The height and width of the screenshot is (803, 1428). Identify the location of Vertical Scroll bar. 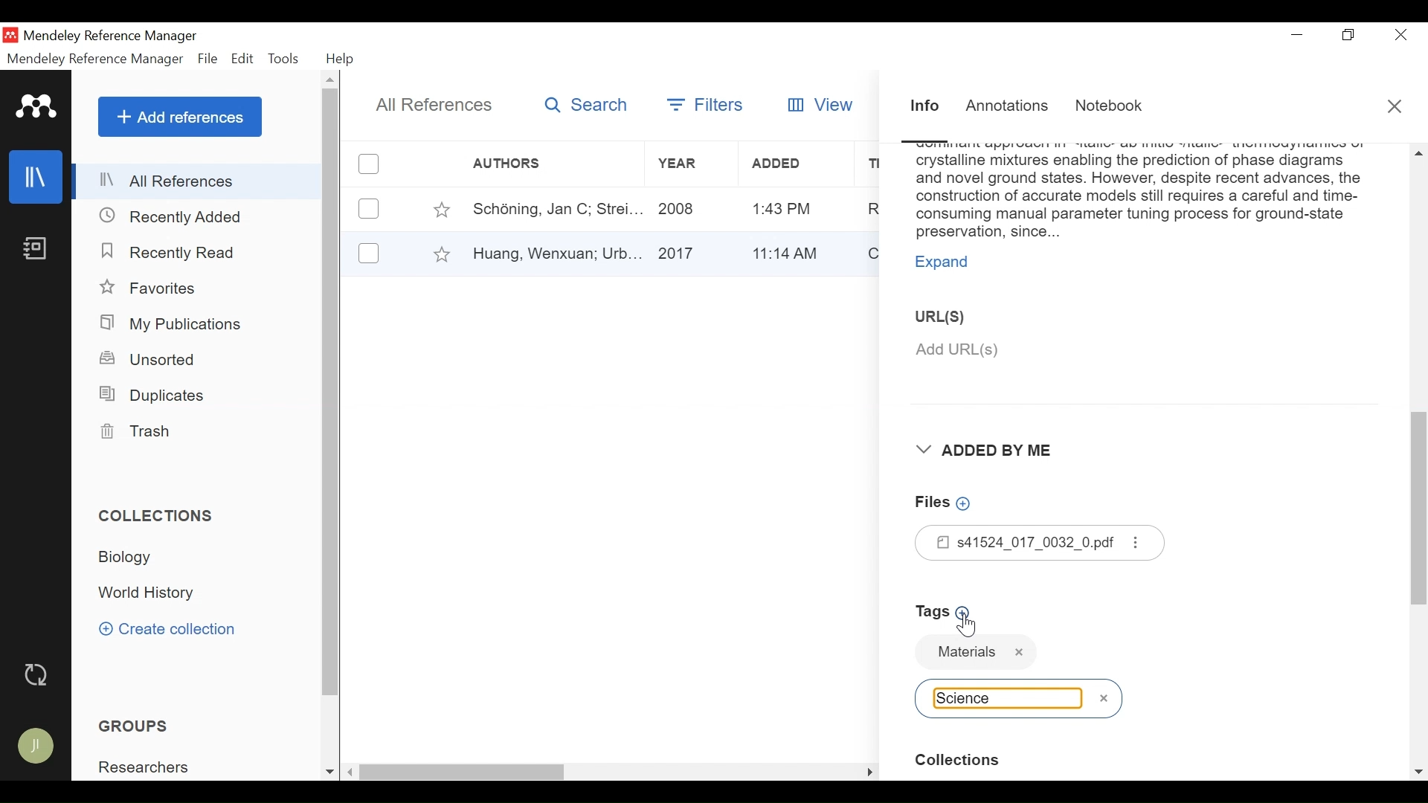
(465, 773).